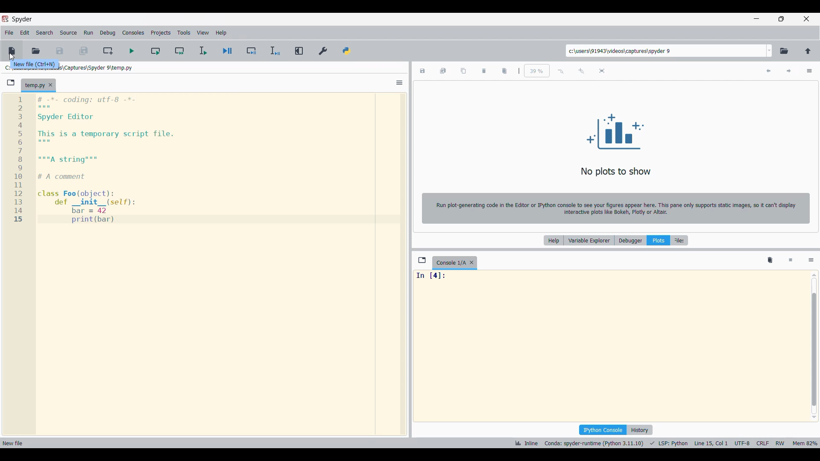  I want to click on Current tab, so click(35, 83).